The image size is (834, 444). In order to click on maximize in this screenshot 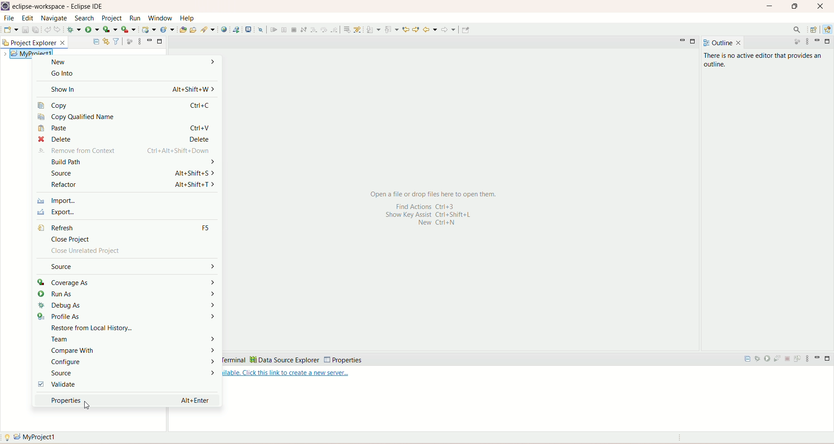, I will do `click(794, 7)`.